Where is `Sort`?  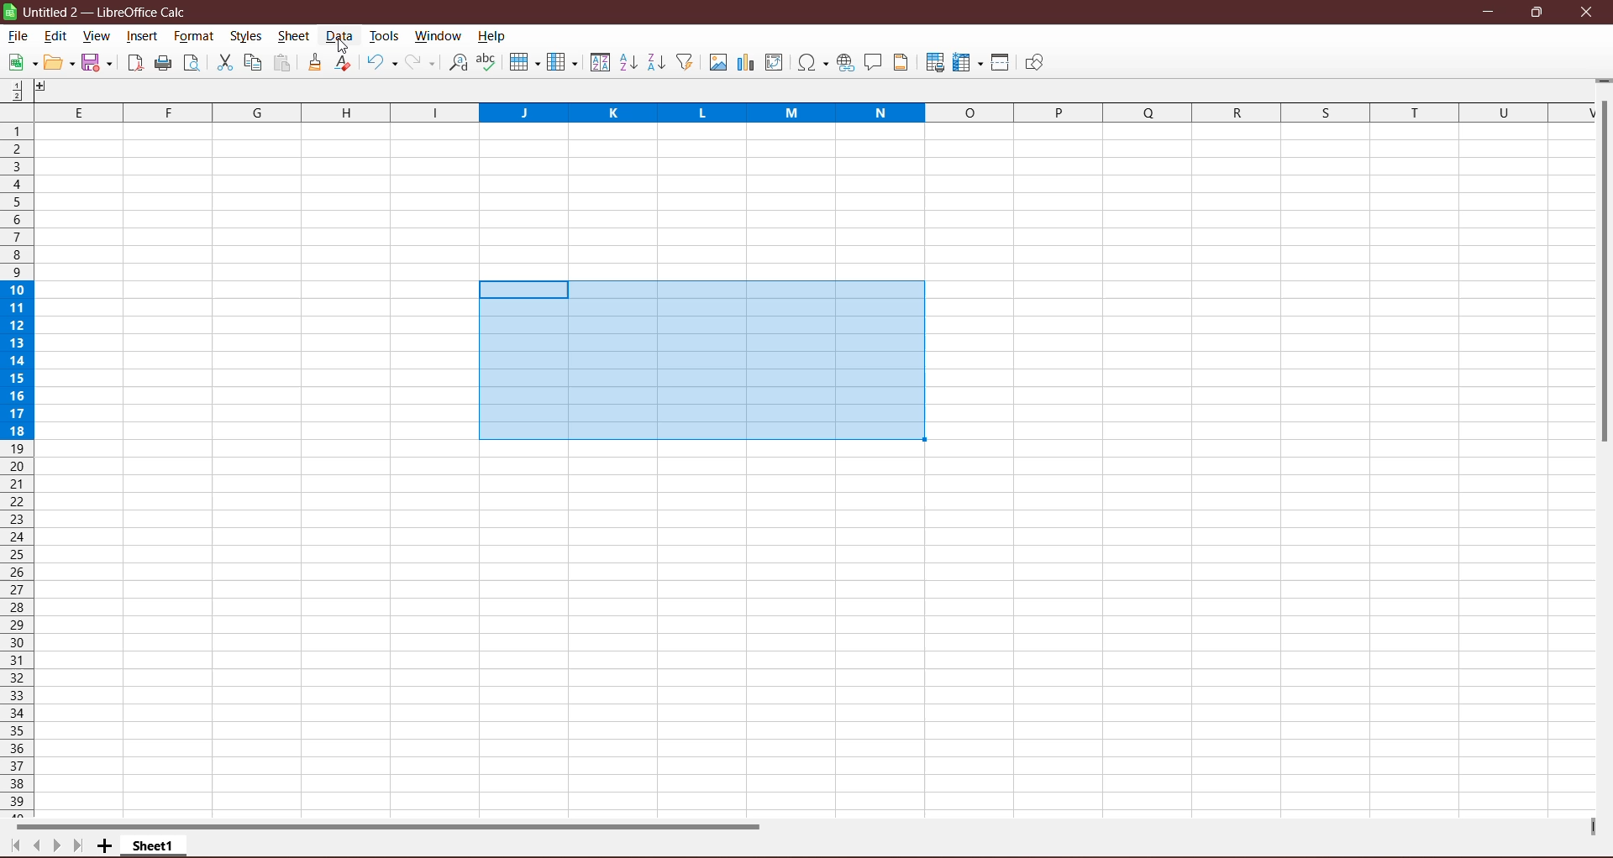
Sort is located at coordinates (598, 62).